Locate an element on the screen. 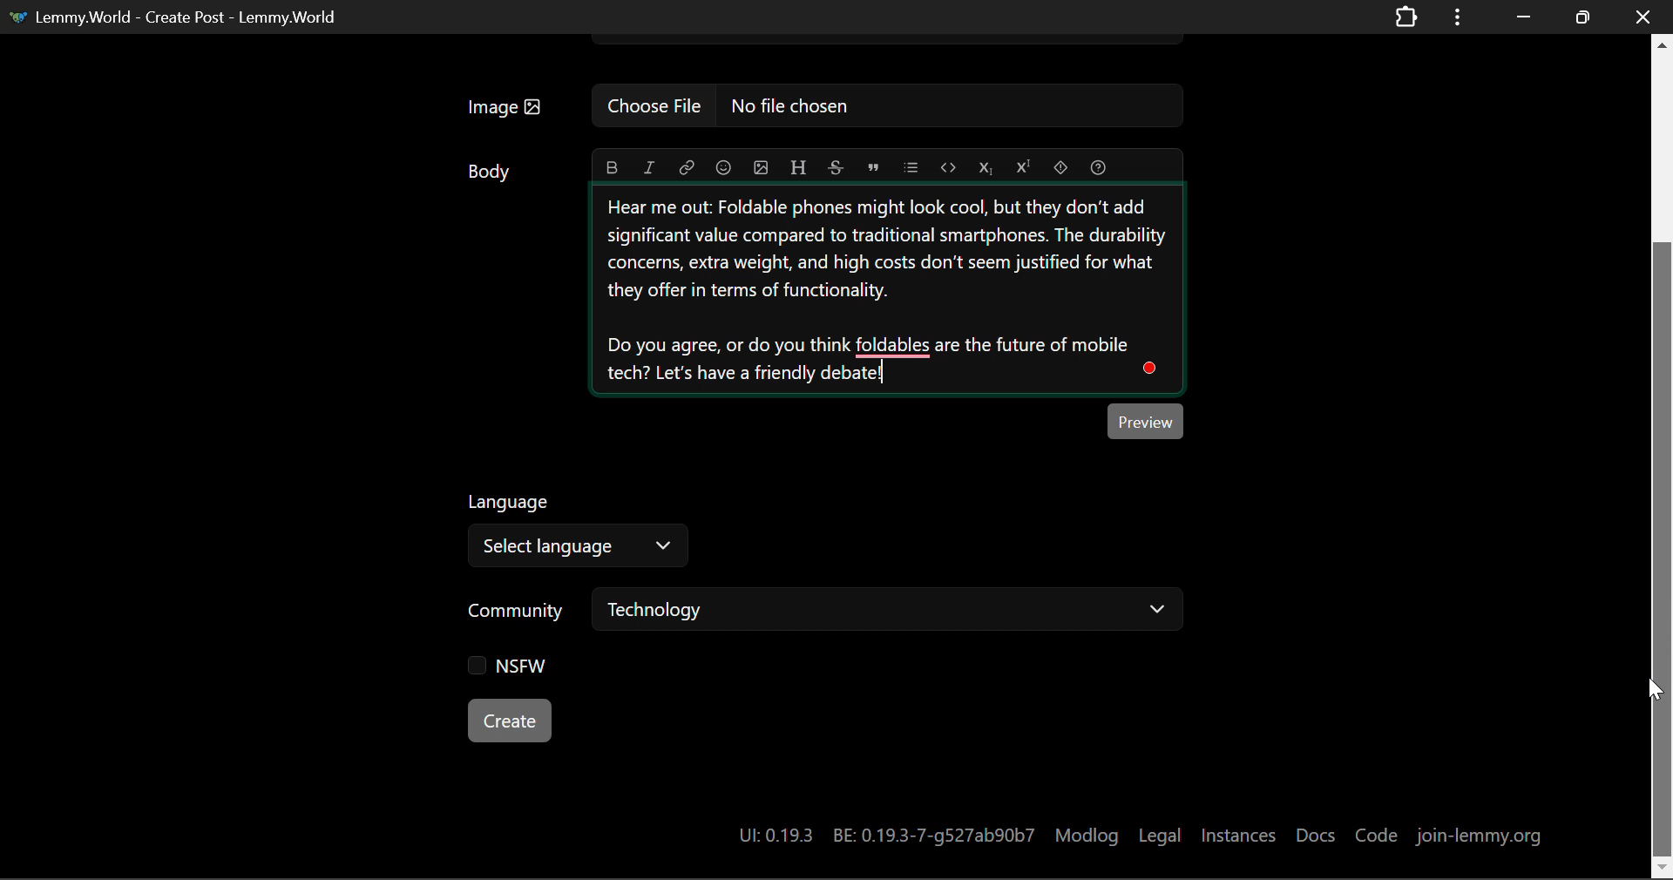  header is located at coordinates (800, 167).